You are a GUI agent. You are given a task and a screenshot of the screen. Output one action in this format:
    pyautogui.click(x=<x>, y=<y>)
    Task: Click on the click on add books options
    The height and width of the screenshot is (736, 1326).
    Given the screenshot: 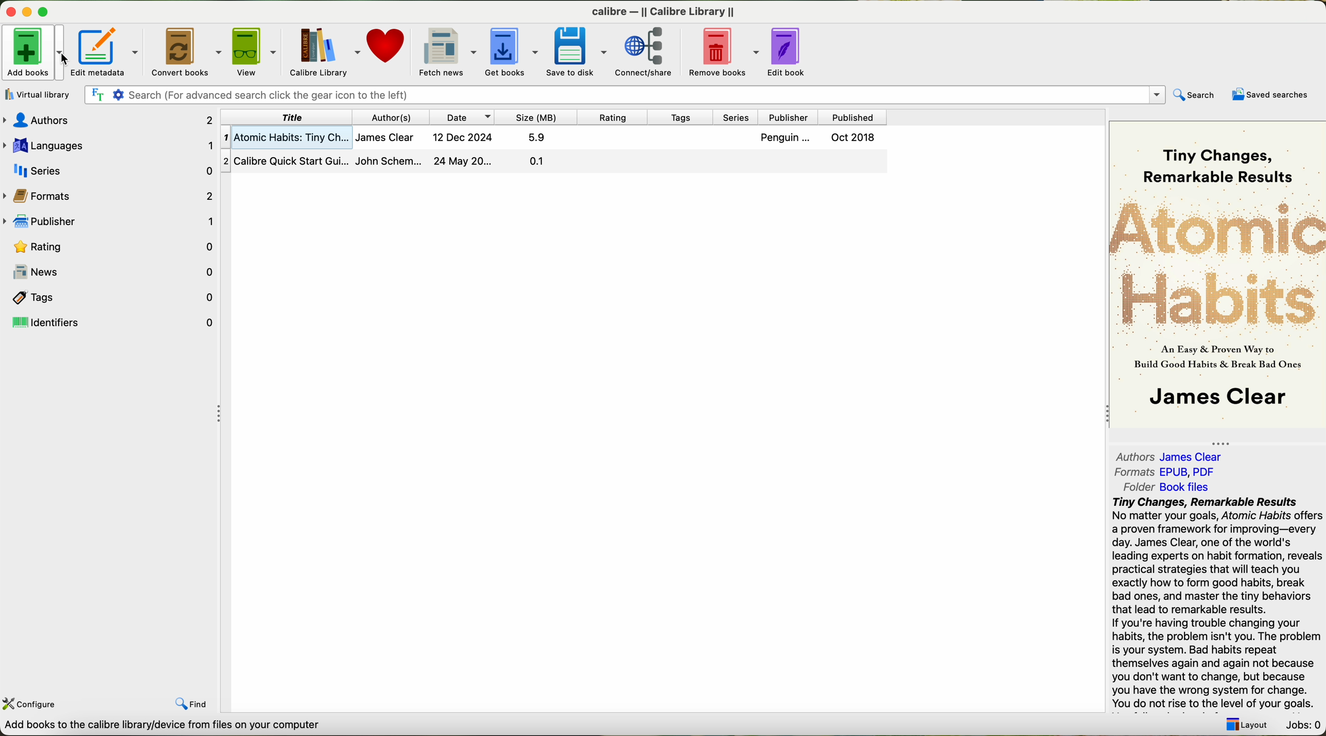 What is the action you would take?
    pyautogui.click(x=34, y=52)
    